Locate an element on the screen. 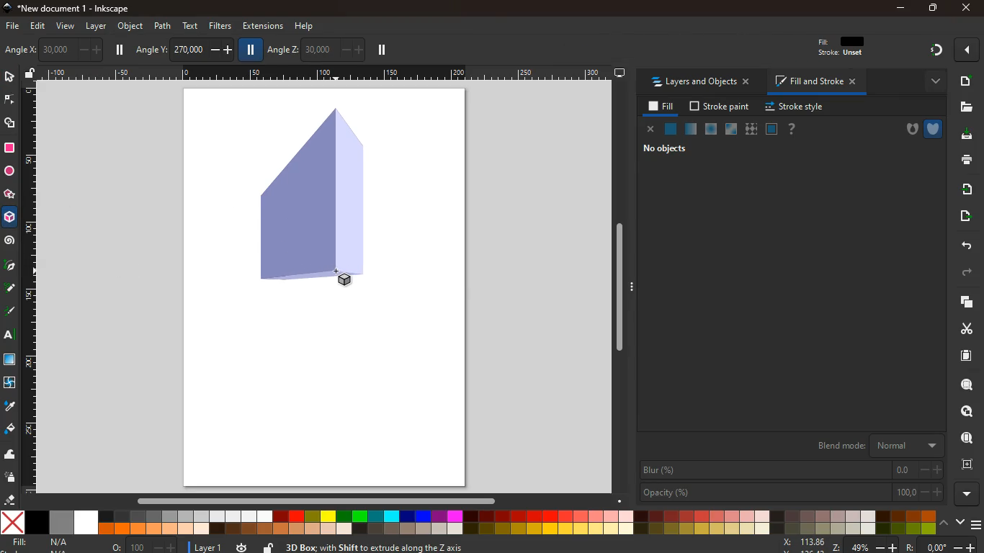  receive is located at coordinates (962, 189).